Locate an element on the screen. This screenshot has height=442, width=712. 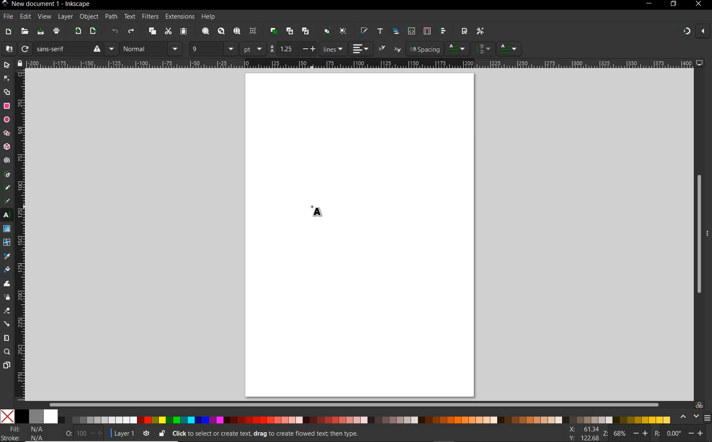
layer1 is located at coordinates (122, 432).